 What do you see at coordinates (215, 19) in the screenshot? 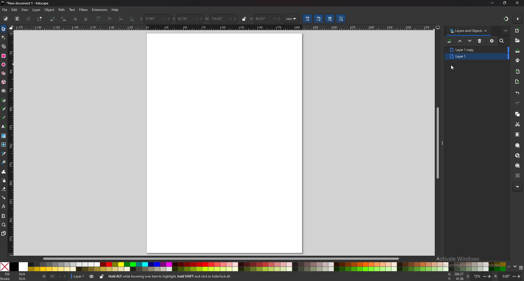
I see `width` at bounding box center [215, 19].